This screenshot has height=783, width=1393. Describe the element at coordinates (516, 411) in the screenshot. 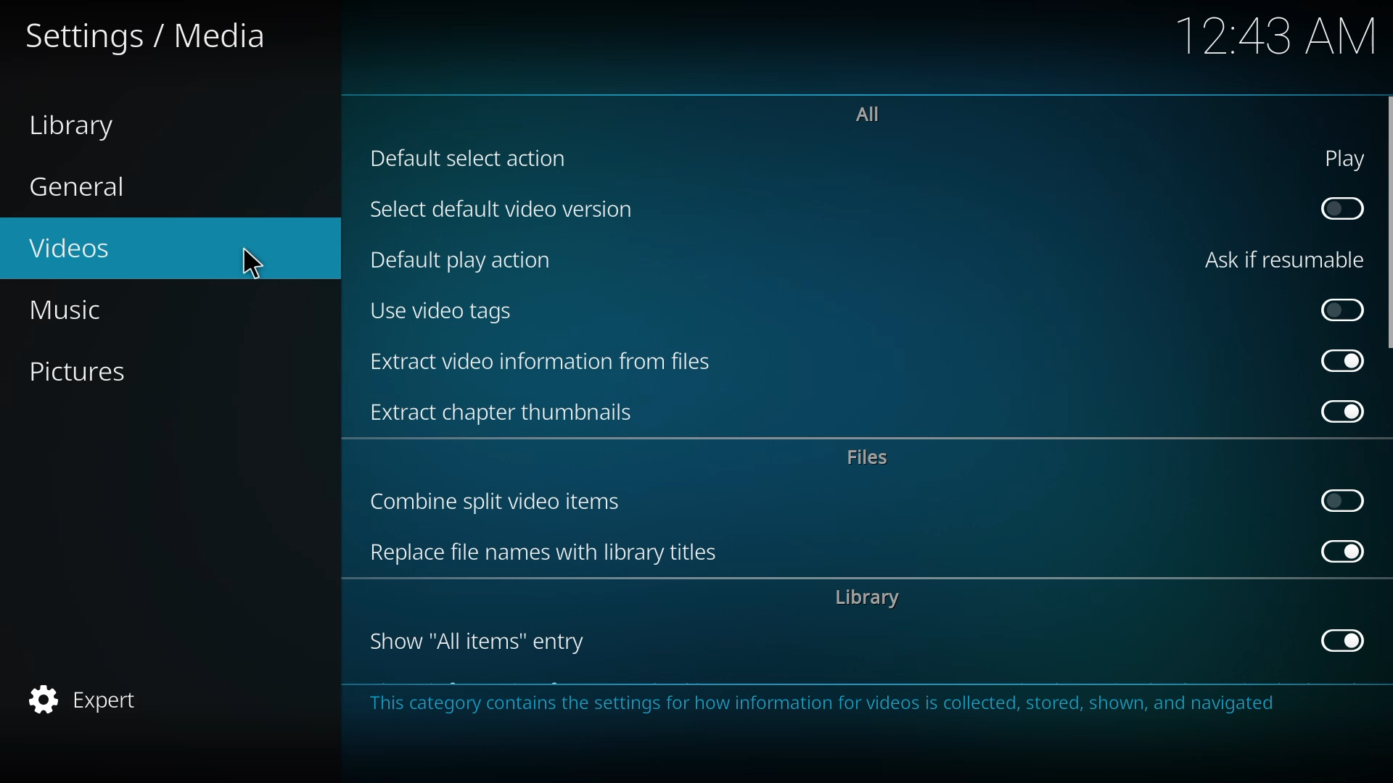

I see `extract chapter thumbnails` at that location.